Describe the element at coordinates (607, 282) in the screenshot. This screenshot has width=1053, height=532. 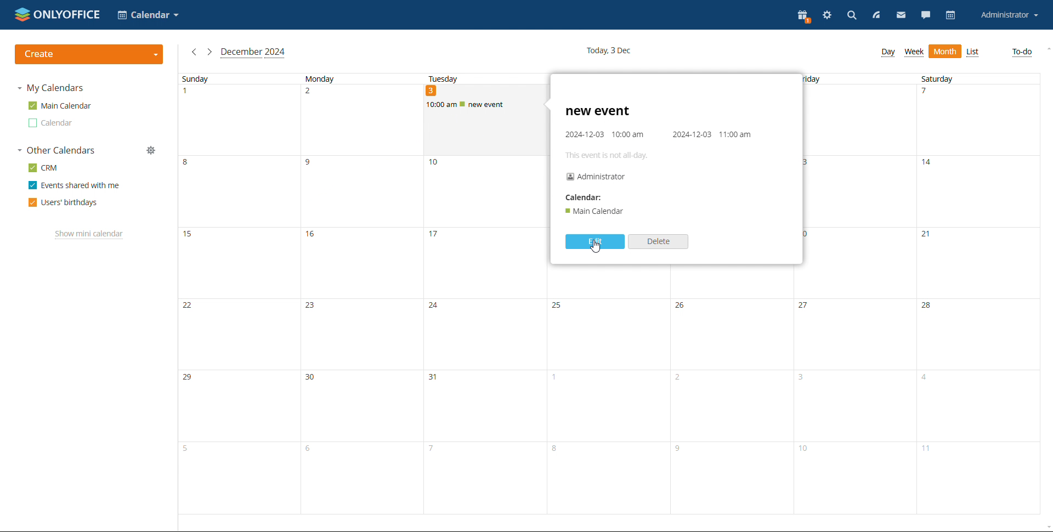
I see `18` at that location.